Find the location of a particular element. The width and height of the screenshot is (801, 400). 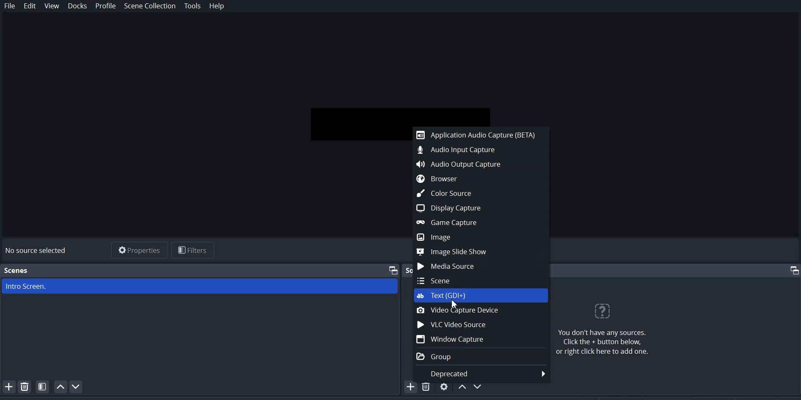

You don't have any sources. Click the + button below, or right click here to add one. is located at coordinates (608, 329).